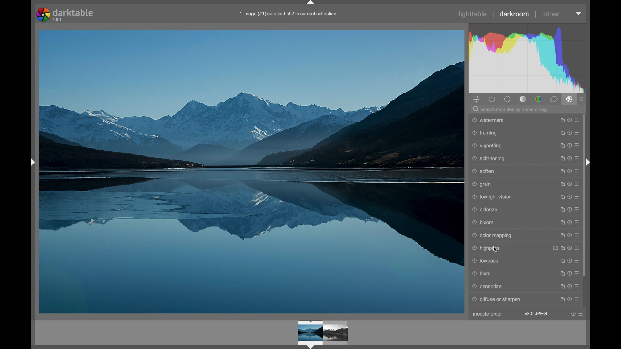 This screenshot has height=349, width=621. Describe the element at coordinates (486, 261) in the screenshot. I see `lowpass` at that location.